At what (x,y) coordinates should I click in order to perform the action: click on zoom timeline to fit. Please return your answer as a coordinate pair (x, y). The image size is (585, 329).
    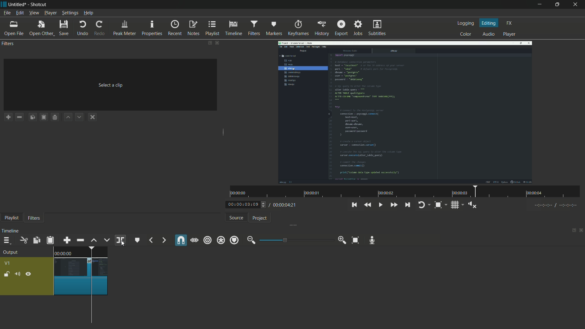
    Looking at the image, I should click on (355, 240).